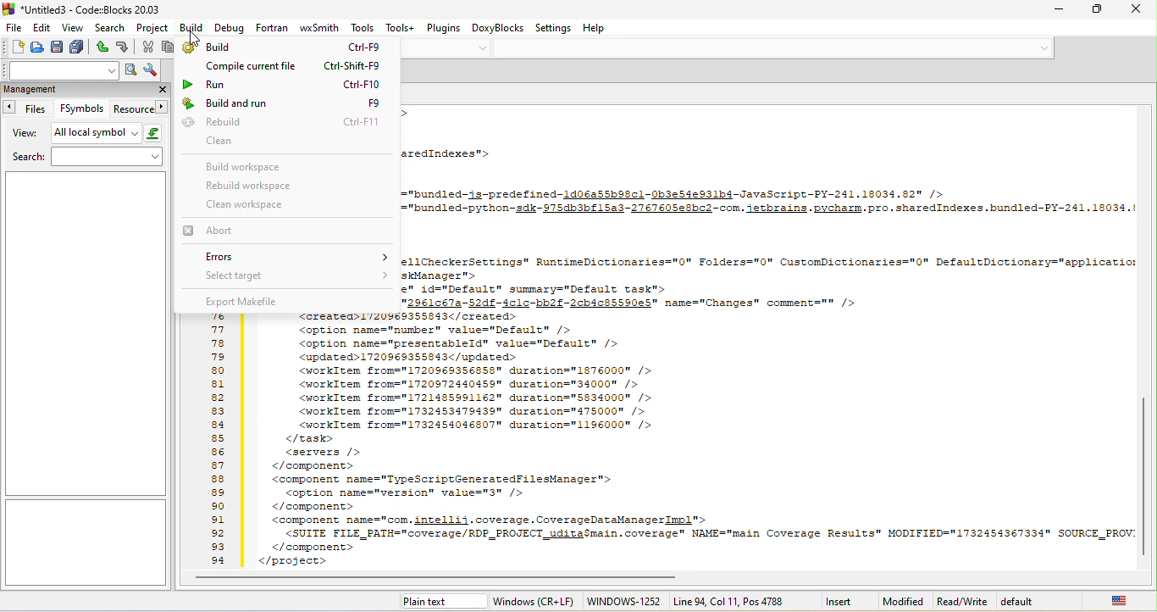 Image resolution: width=1157 pixels, height=612 pixels. What do you see at coordinates (161, 89) in the screenshot?
I see `close` at bounding box center [161, 89].